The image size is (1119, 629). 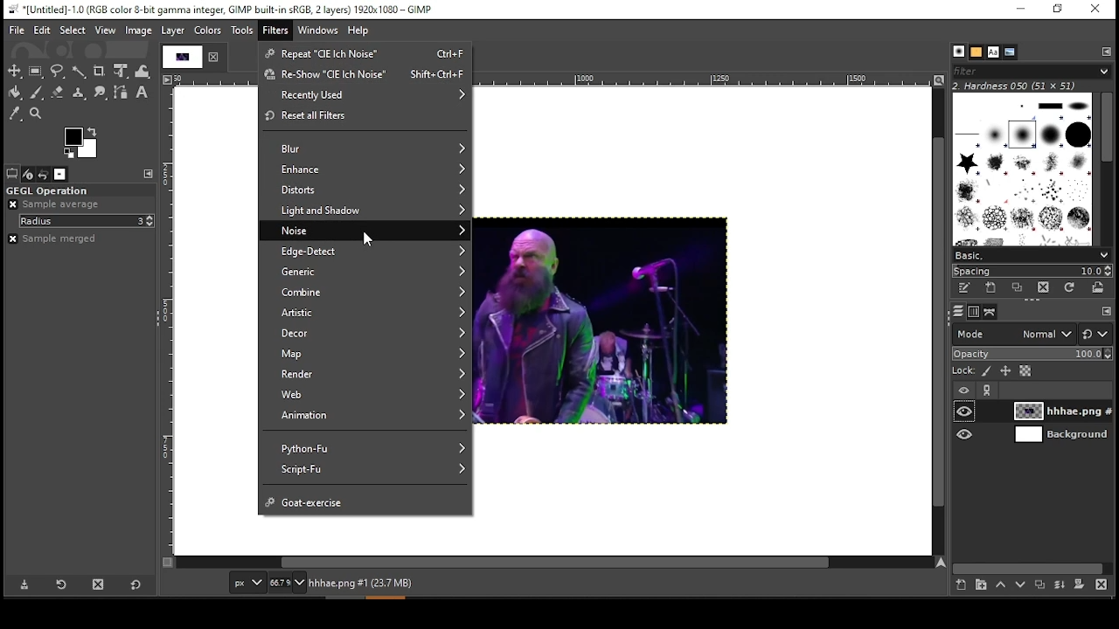 I want to click on duplicate this brush, so click(x=1019, y=288).